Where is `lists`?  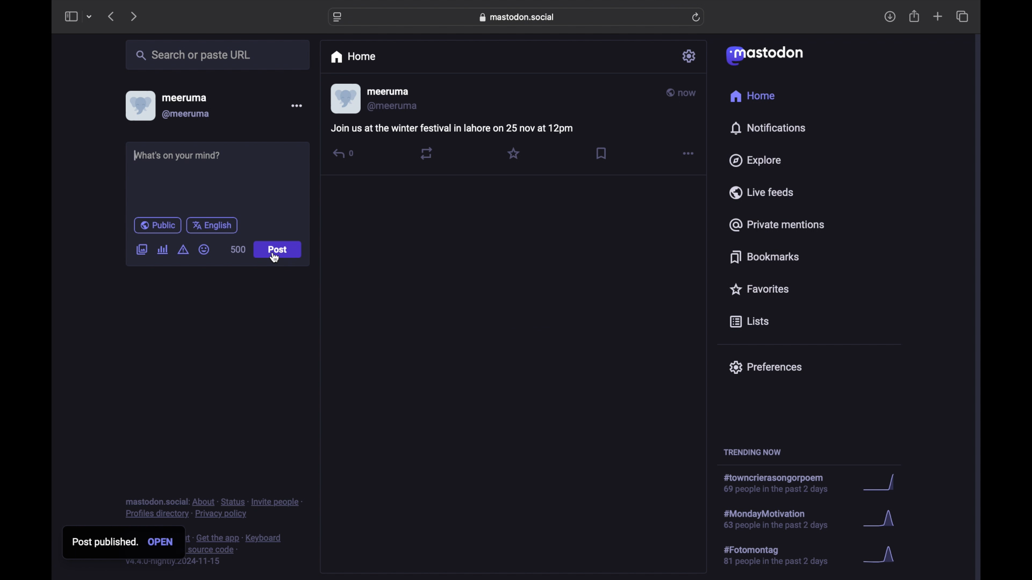 lists is located at coordinates (749, 322).